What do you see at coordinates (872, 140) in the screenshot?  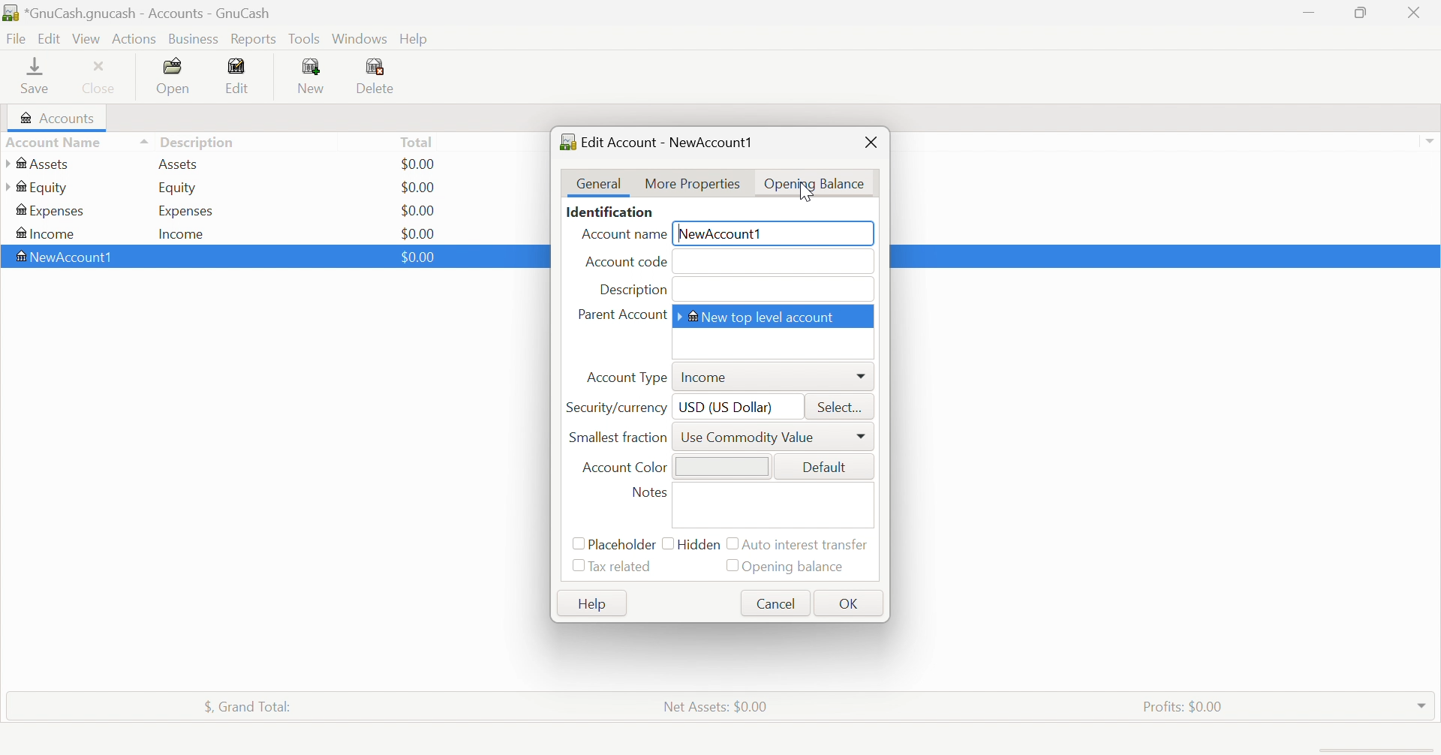 I see `Close` at bounding box center [872, 140].